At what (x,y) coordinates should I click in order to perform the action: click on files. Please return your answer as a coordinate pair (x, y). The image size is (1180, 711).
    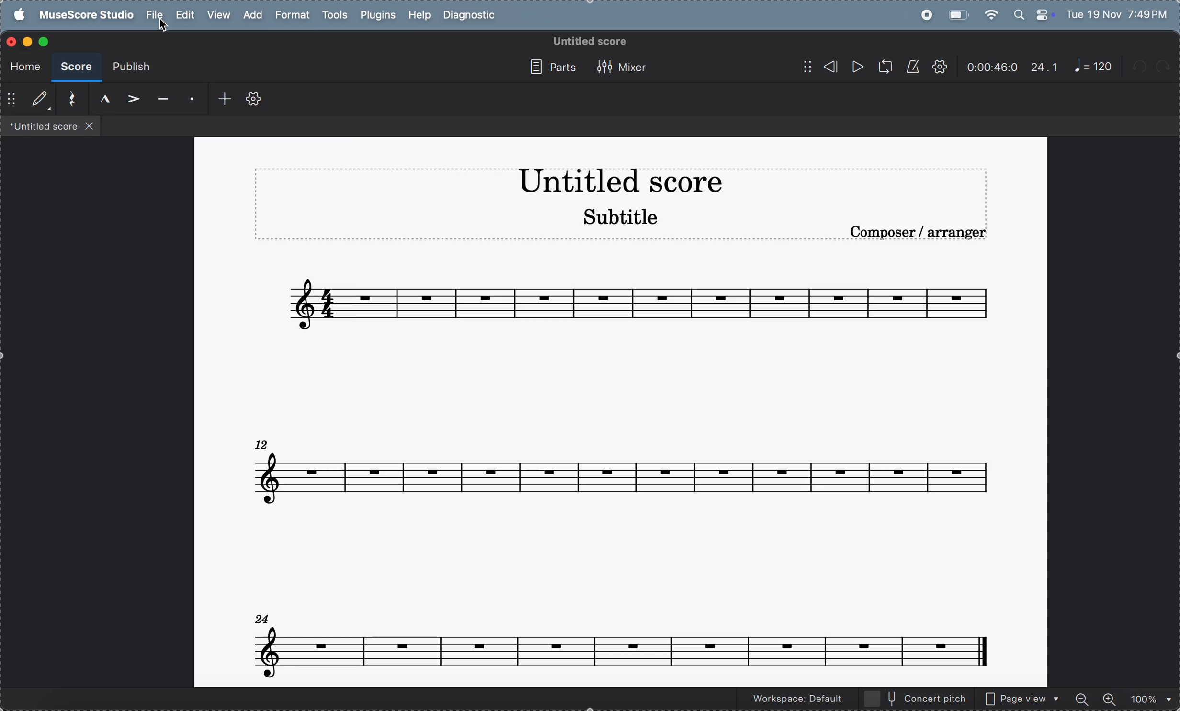
    Looking at the image, I should click on (51, 125).